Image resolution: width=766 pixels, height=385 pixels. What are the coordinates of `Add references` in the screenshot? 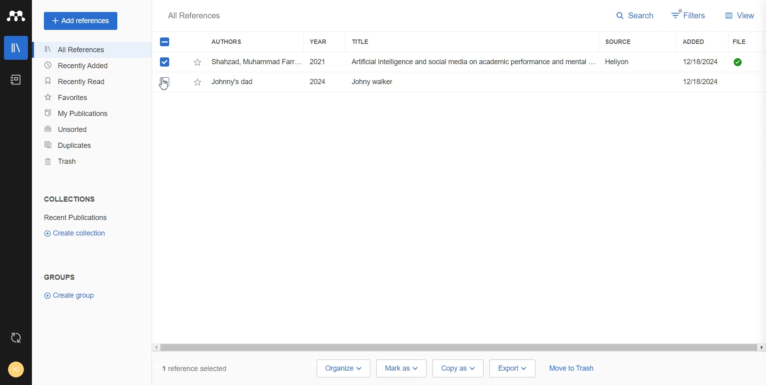 It's located at (81, 21).